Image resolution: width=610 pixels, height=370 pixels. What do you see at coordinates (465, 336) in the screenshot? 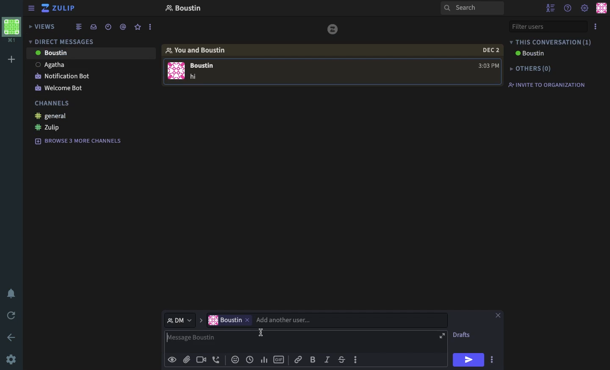
I see `drafts` at bounding box center [465, 336].